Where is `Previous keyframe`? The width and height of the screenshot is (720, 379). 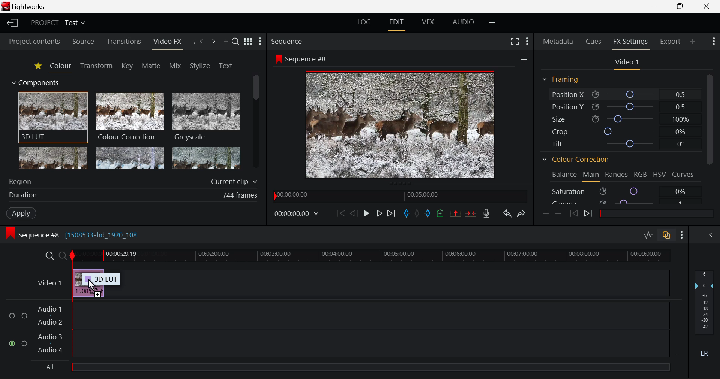
Previous keyframe is located at coordinates (574, 214).